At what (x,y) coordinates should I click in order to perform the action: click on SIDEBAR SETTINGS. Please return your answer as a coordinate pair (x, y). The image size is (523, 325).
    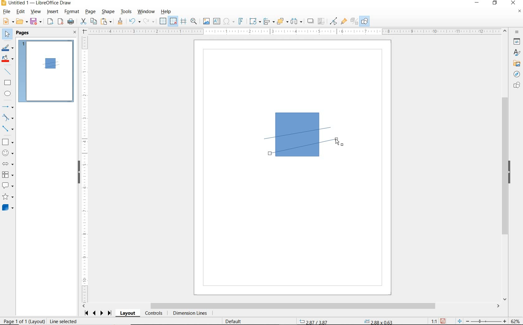
    Looking at the image, I should click on (517, 32).